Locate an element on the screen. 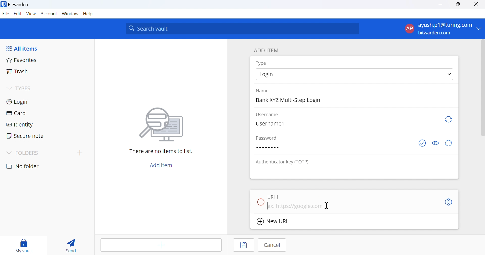 Image resolution: width=485 pixels, height=255 pixels. New URI is located at coordinates (272, 222).